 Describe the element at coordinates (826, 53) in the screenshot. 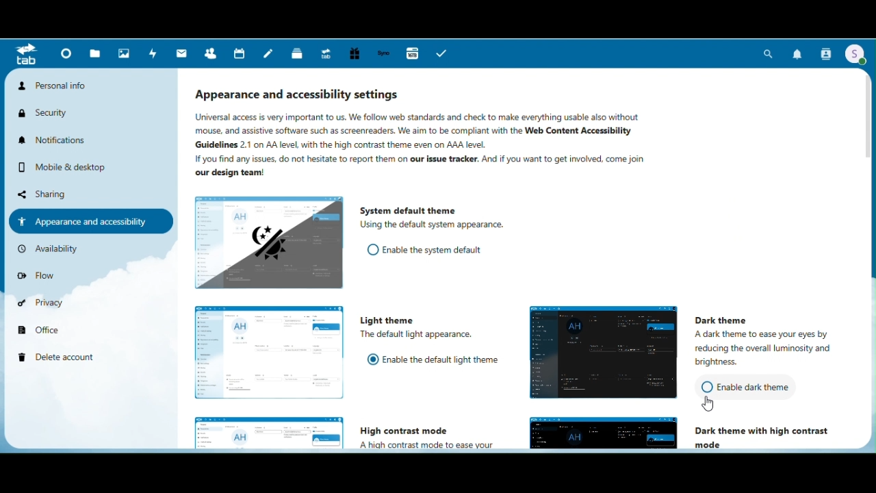

I see `Contacts` at that location.